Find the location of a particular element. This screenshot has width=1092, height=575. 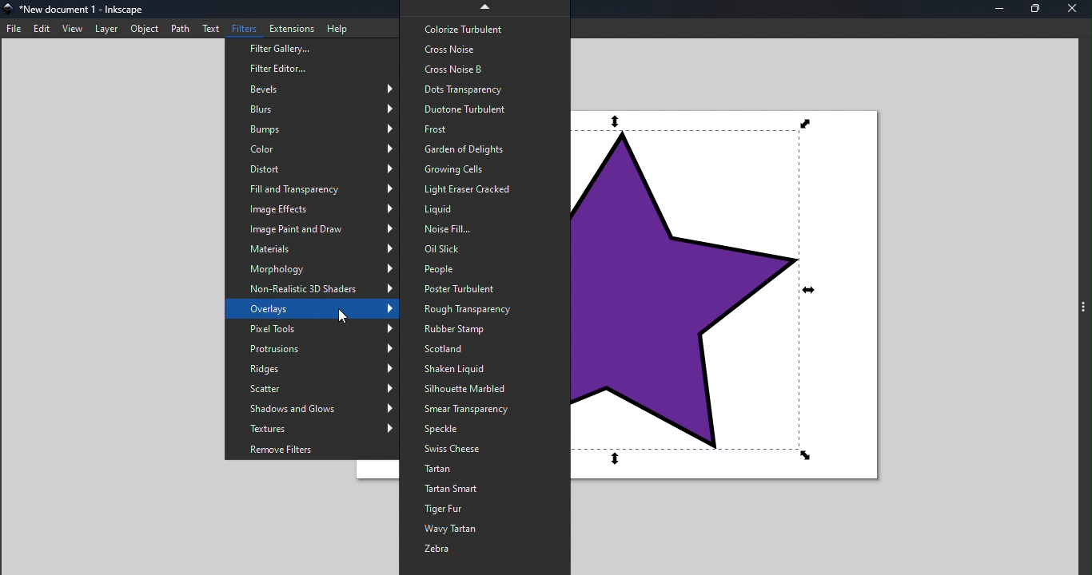

Materials is located at coordinates (313, 250).